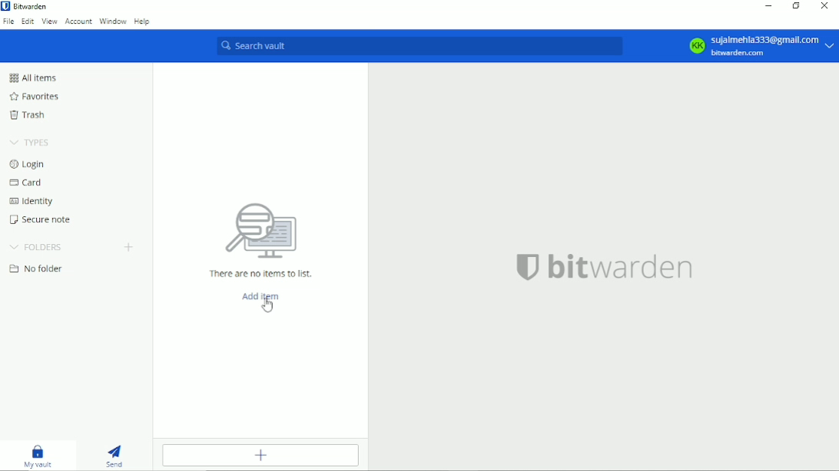  What do you see at coordinates (27, 183) in the screenshot?
I see `Card` at bounding box center [27, 183].